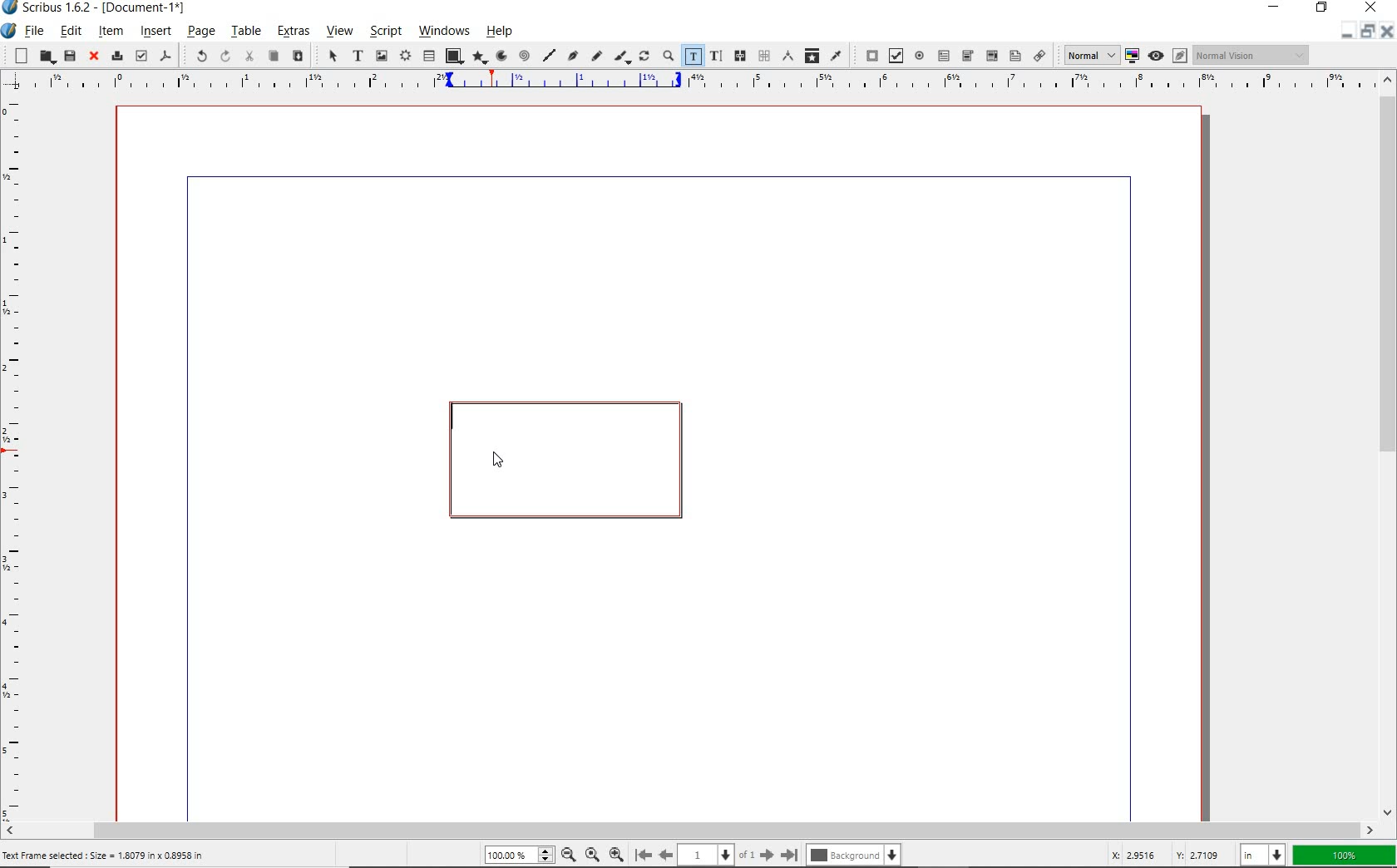 Image resolution: width=1397 pixels, height=868 pixels. Describe the element at coordinates (836, 55) in the screenshot. I see `eye dropper` at that location.